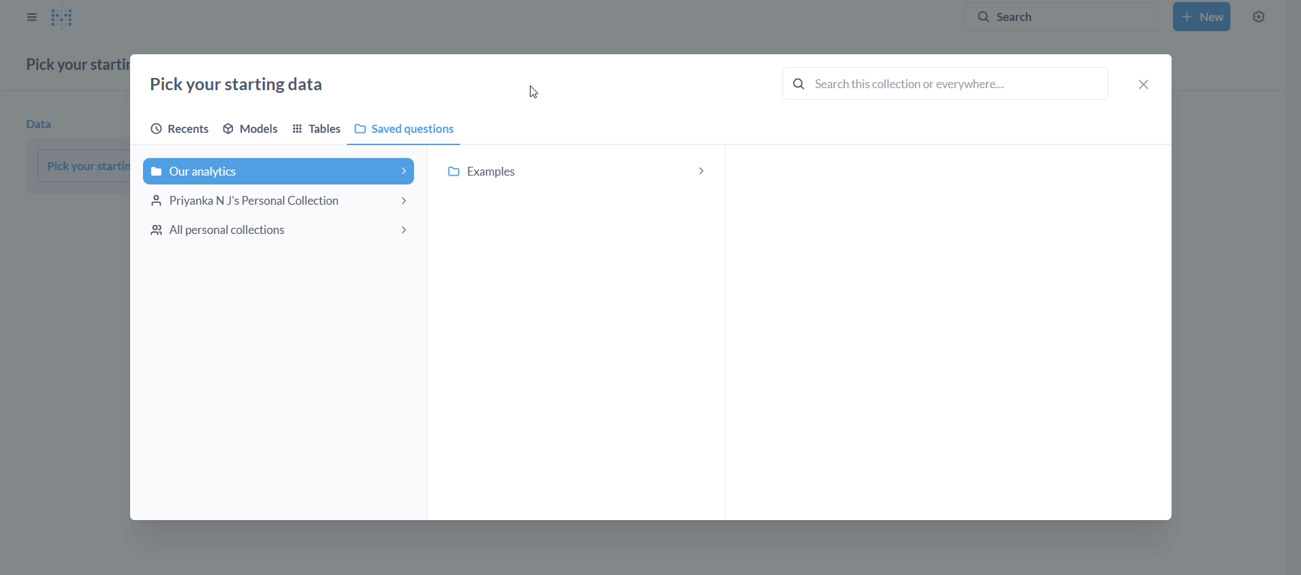 Image resolution: width=1301 pixels, height=575 pixels. Describe the element at coordinates (173, 130) in the screenshot. I see `recents` at that location.